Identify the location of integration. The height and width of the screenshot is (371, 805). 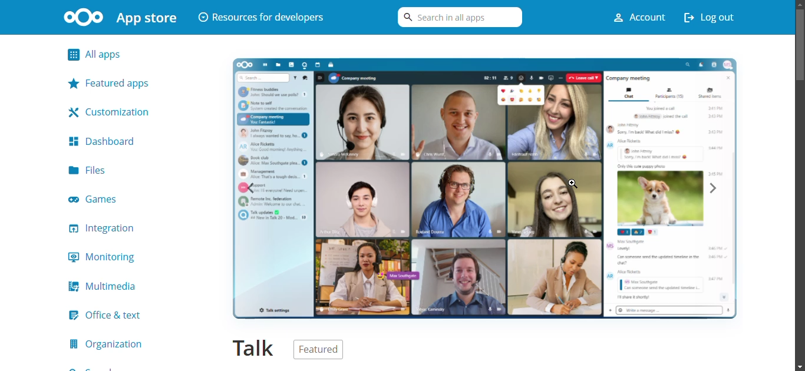
(107, 228).